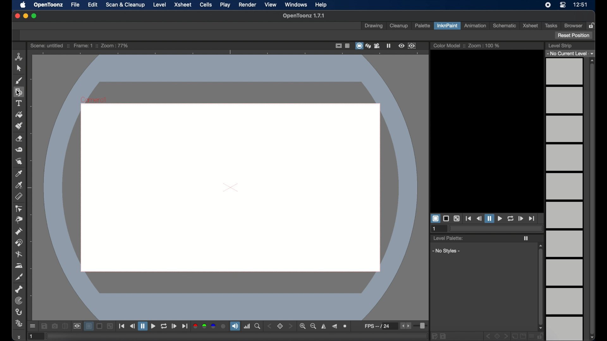  Describe the element at coordinates (489, 218) in the screenshot. I see `pause button` at that location.